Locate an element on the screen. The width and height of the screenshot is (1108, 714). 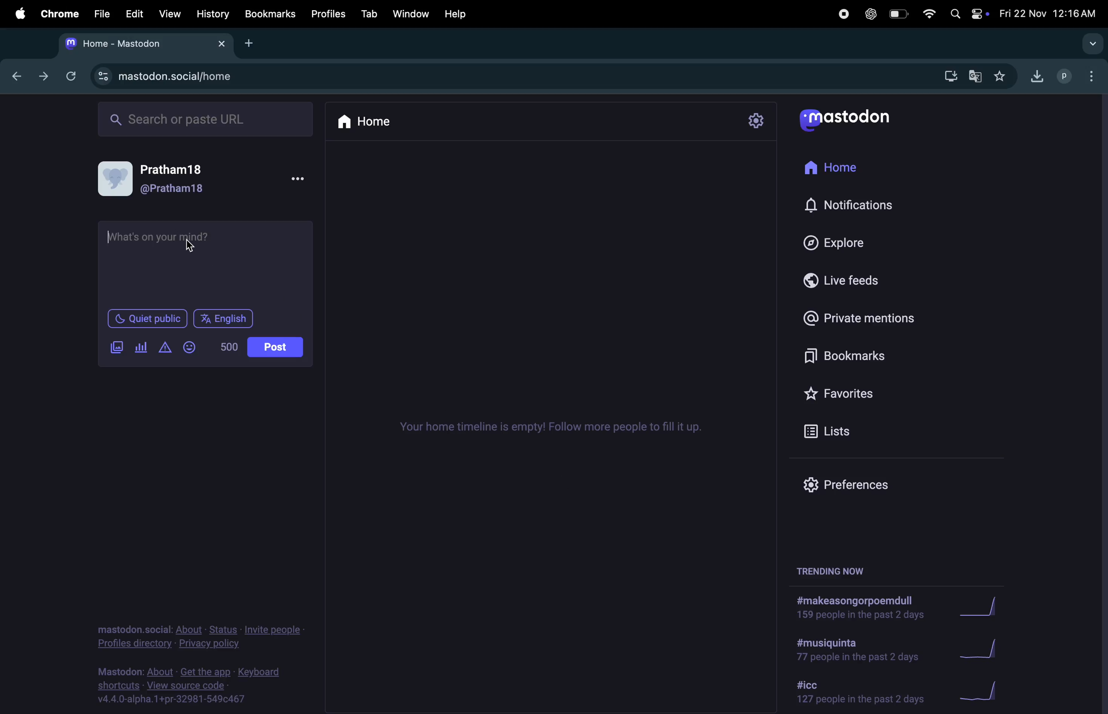
options is located at coordinates (1089, 76).